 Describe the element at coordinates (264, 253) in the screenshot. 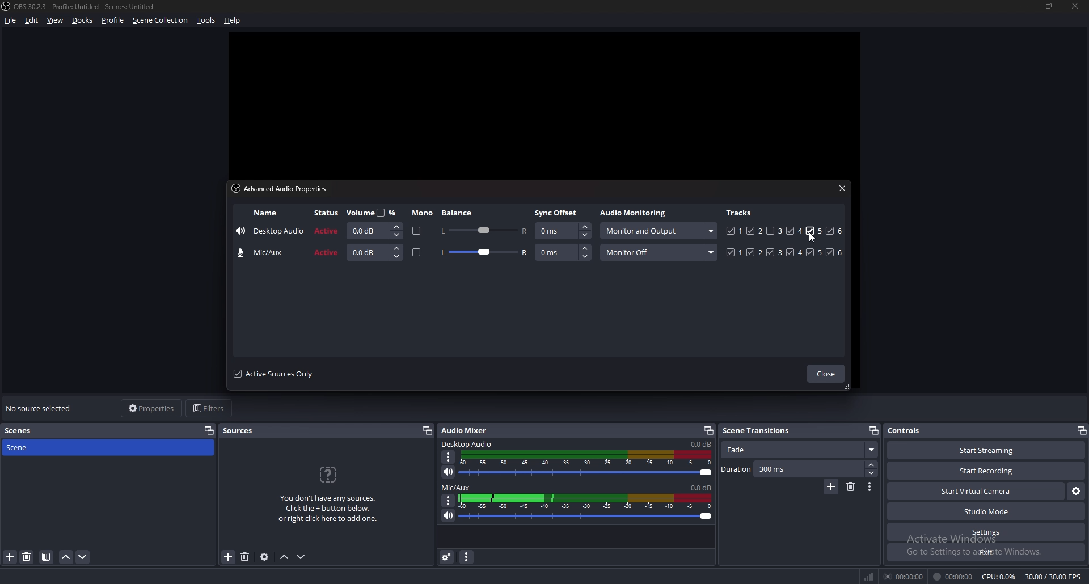

I see `mic/aux` at that location.